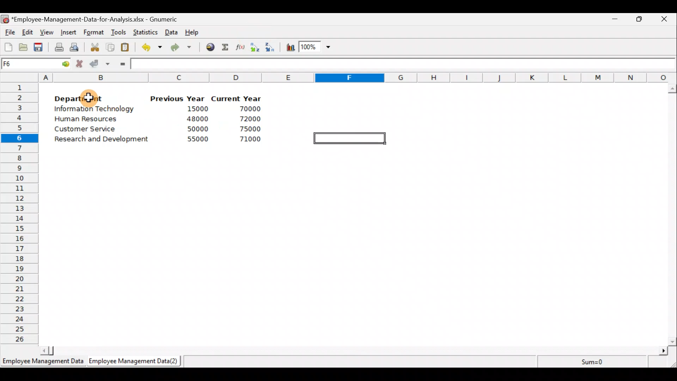 The width and height of the screenshot is (677, 381). What do you see at coordinates (200, 129) in the screenshot?
I see `50000` at bounding box center [200, 129].